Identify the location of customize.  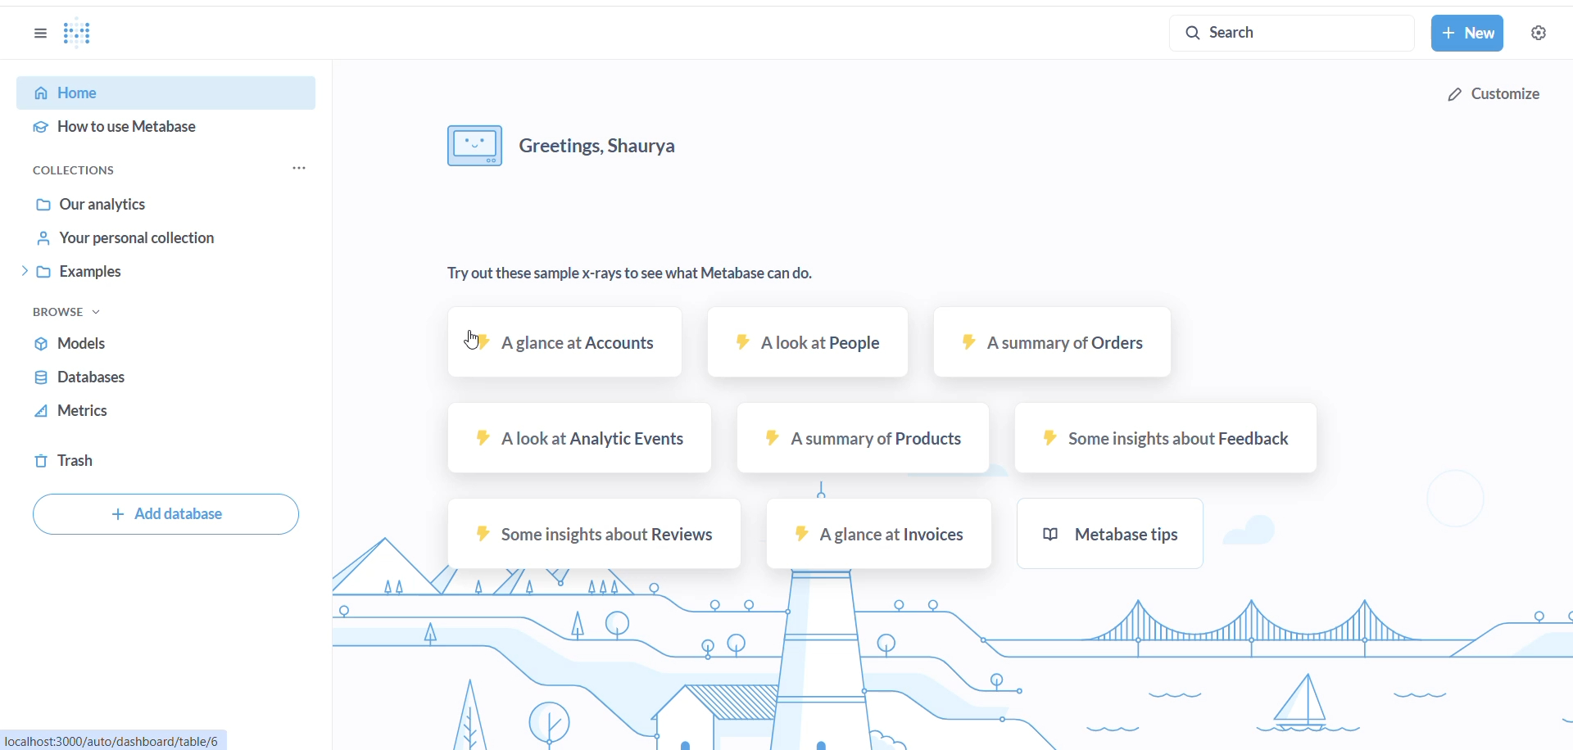
(1494, 93).